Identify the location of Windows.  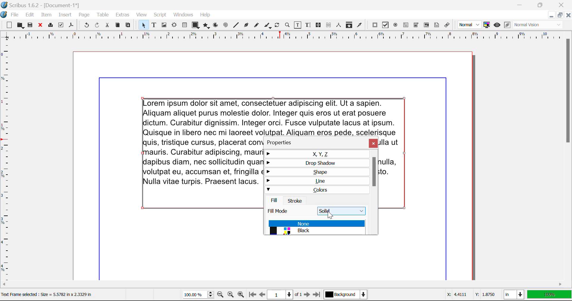
(183, 15).